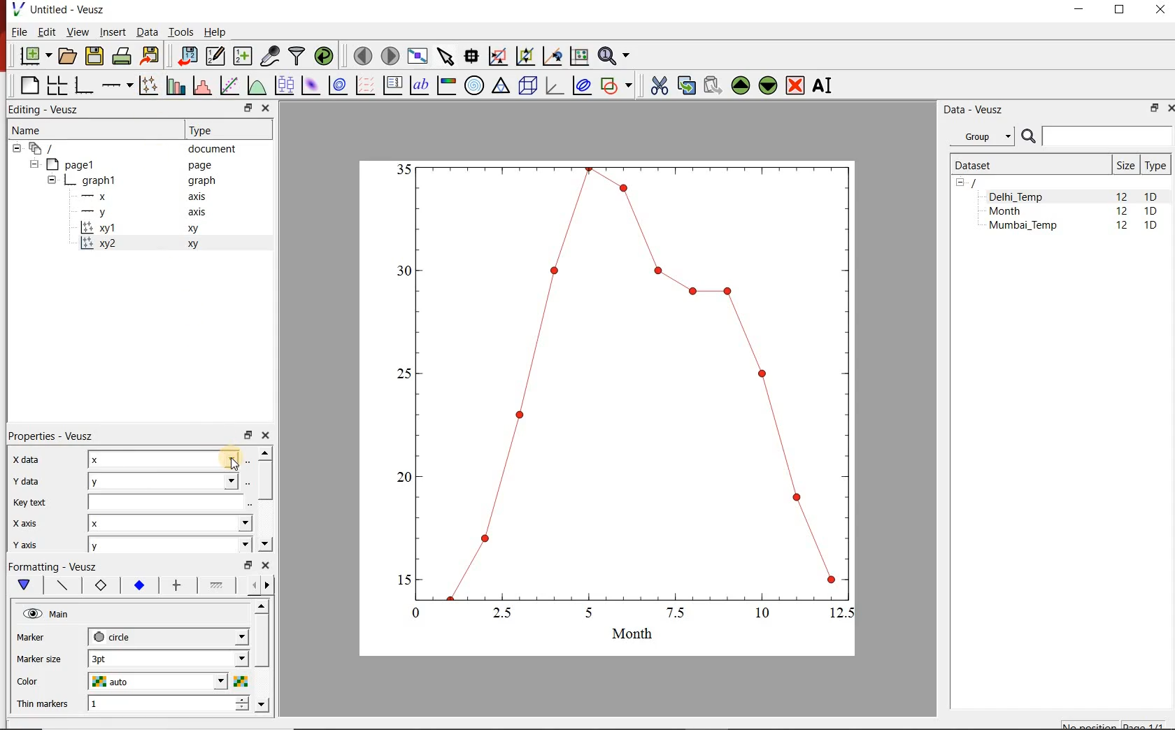  I want to click on Formatting - Veusz, so click(56, 566).